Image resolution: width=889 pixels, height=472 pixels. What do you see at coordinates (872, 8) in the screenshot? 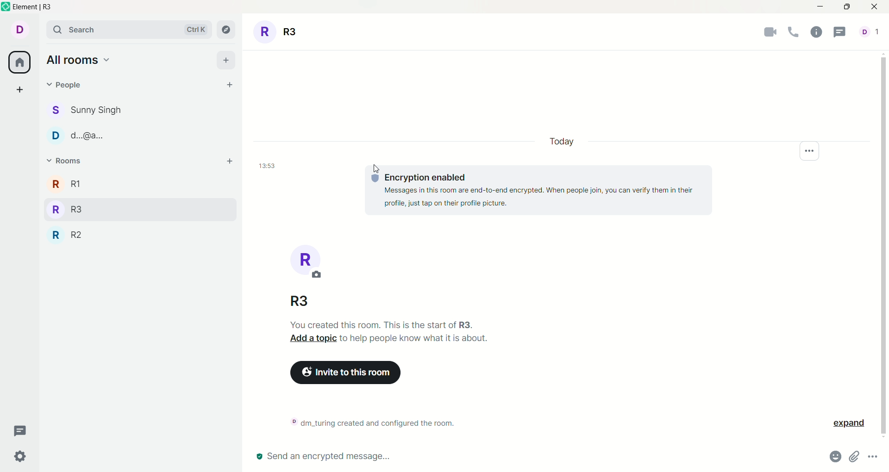
I see `close` at bounding box center [872, 8].